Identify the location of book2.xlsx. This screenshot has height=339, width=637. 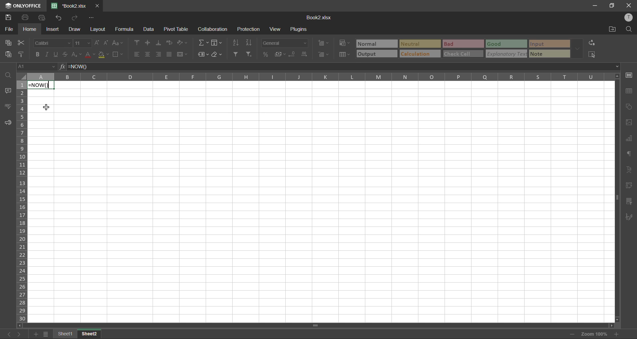
(318, 18).